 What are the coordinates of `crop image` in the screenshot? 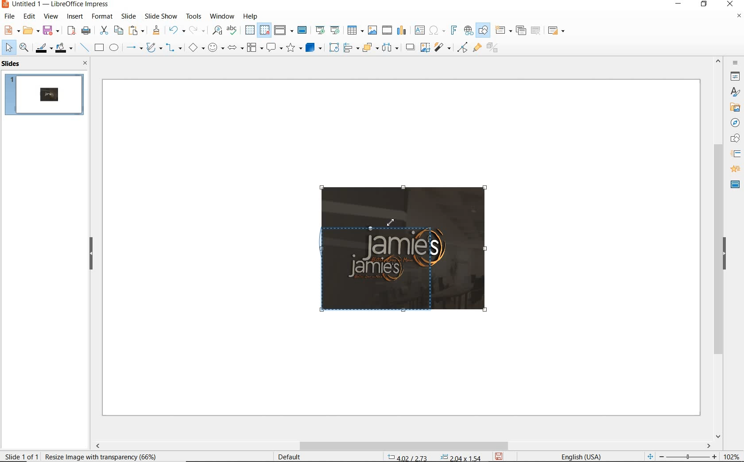 It's located at (425, 46).